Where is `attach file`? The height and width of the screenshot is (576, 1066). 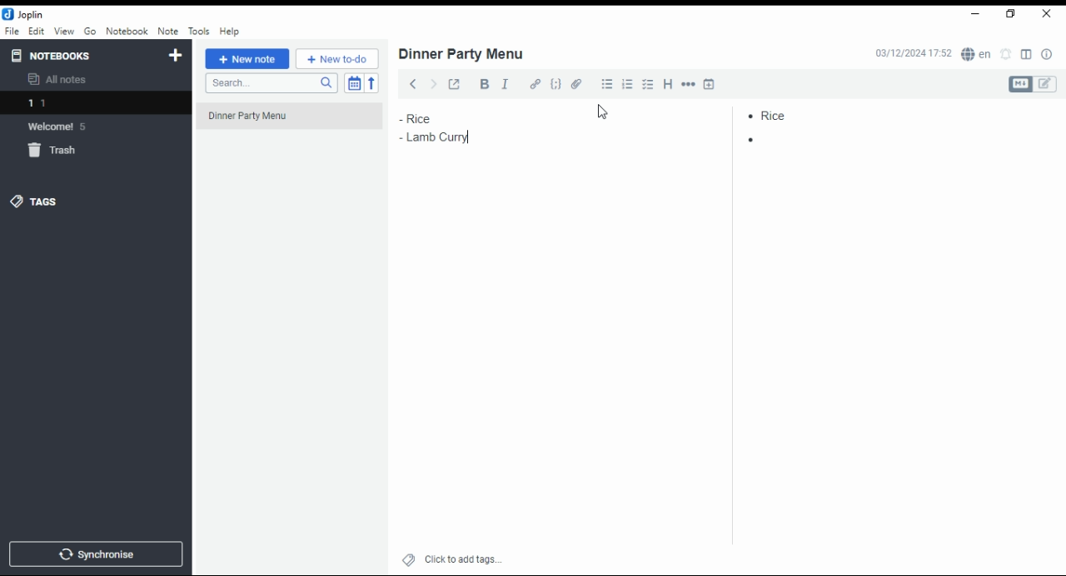
attach file is located at coordinates (579, 83).